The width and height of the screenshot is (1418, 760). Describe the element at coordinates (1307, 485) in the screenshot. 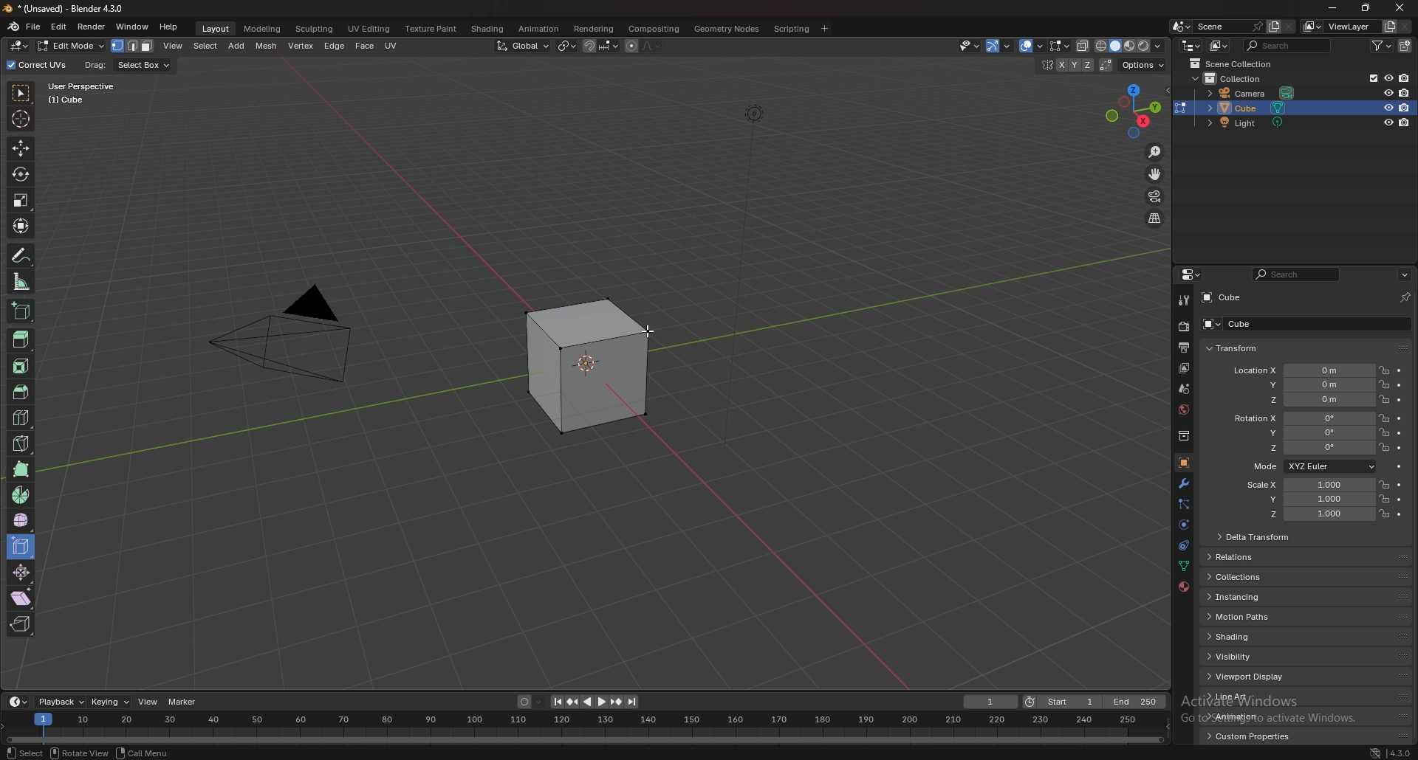

I see `scale x` at that location.